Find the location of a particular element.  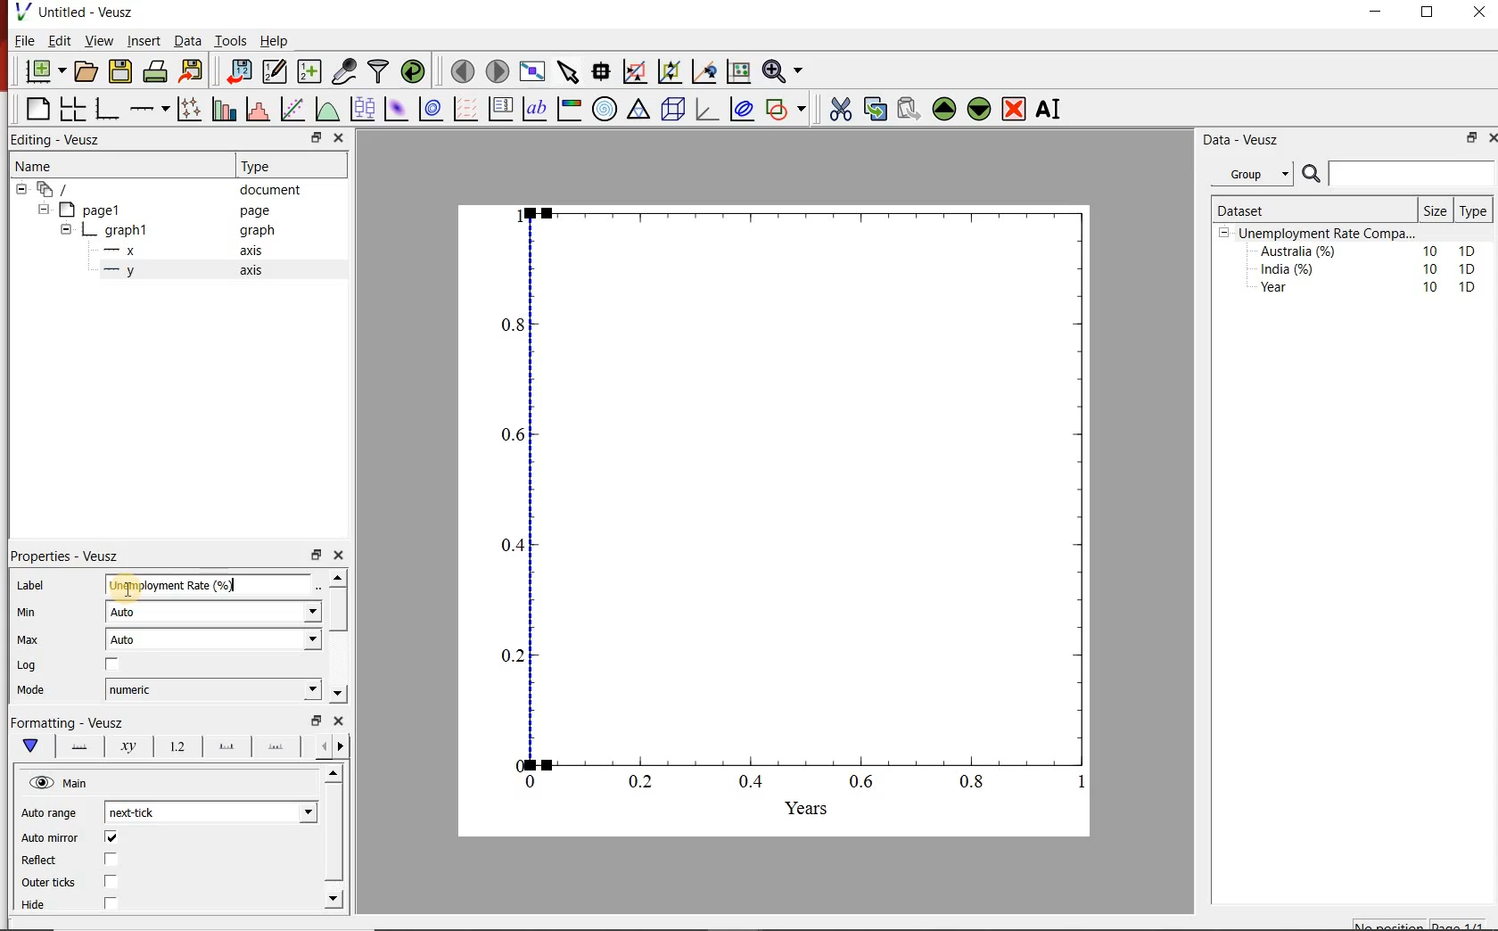

Auto is located at coordinates (214, 612).